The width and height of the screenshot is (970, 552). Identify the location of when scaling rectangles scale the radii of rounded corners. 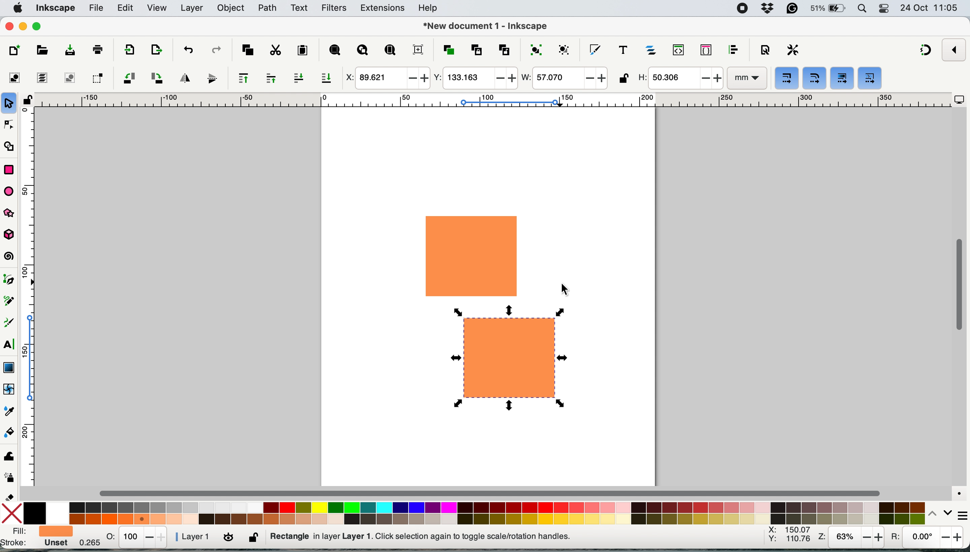
(813, 79).